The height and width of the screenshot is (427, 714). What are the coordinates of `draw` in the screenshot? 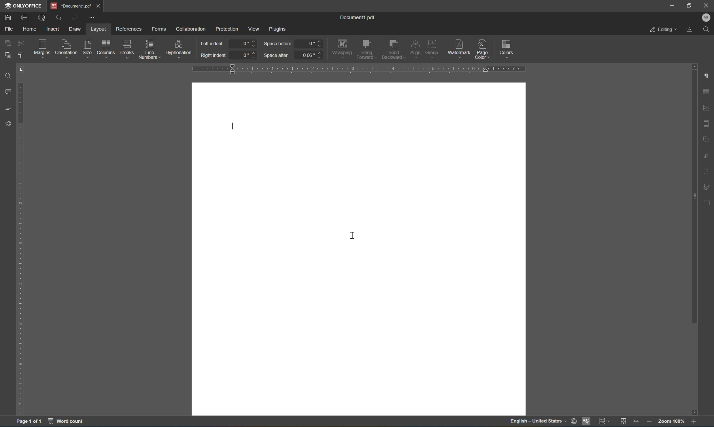 It's located at (76, 29).